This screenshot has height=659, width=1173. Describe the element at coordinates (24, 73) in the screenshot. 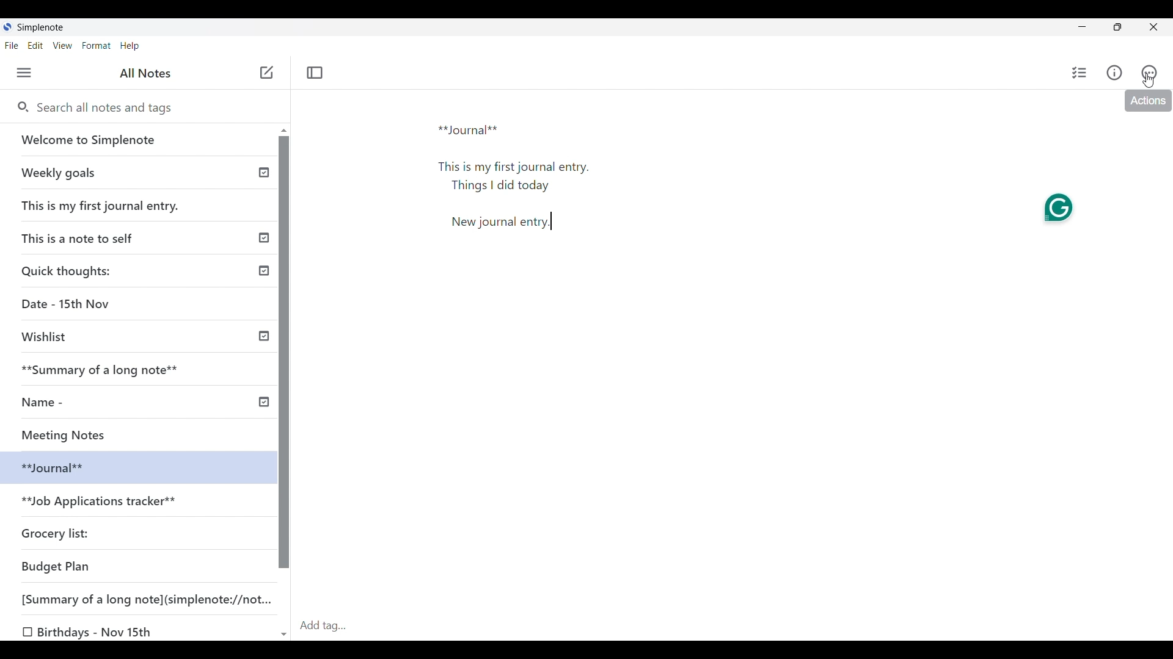

I see `Menu` at that location.